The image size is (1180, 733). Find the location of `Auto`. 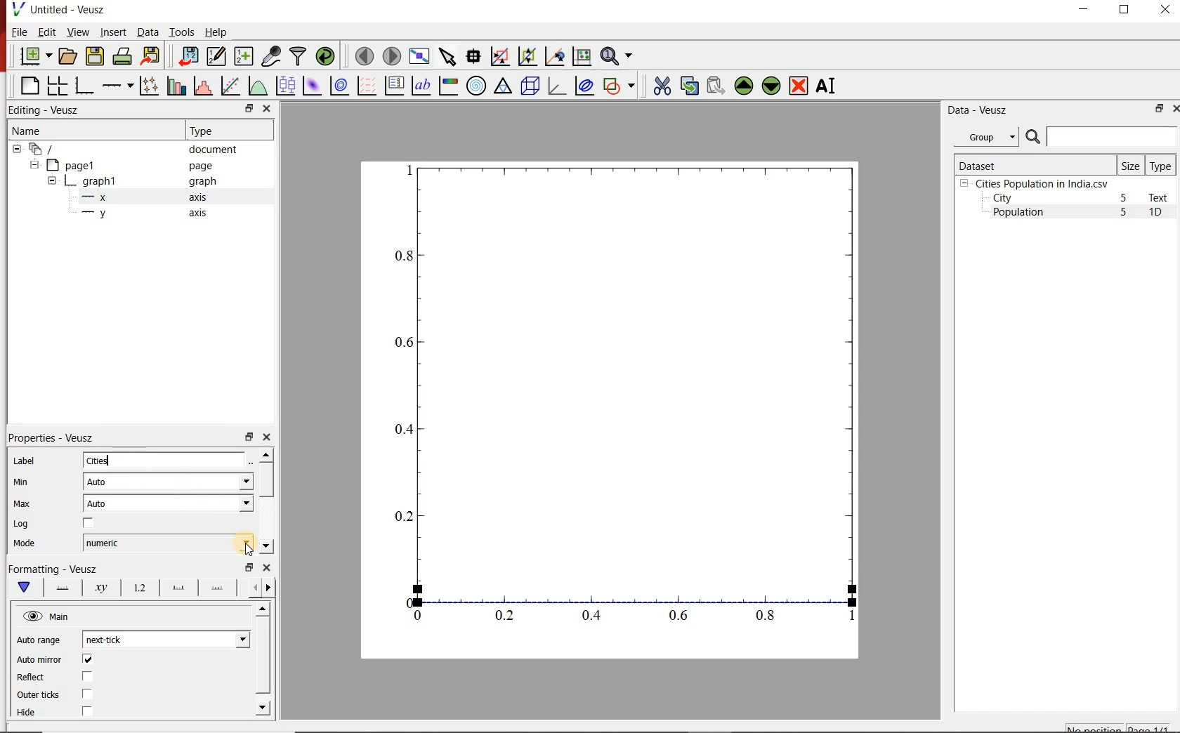

Auto is located at coordinates (168, 503).